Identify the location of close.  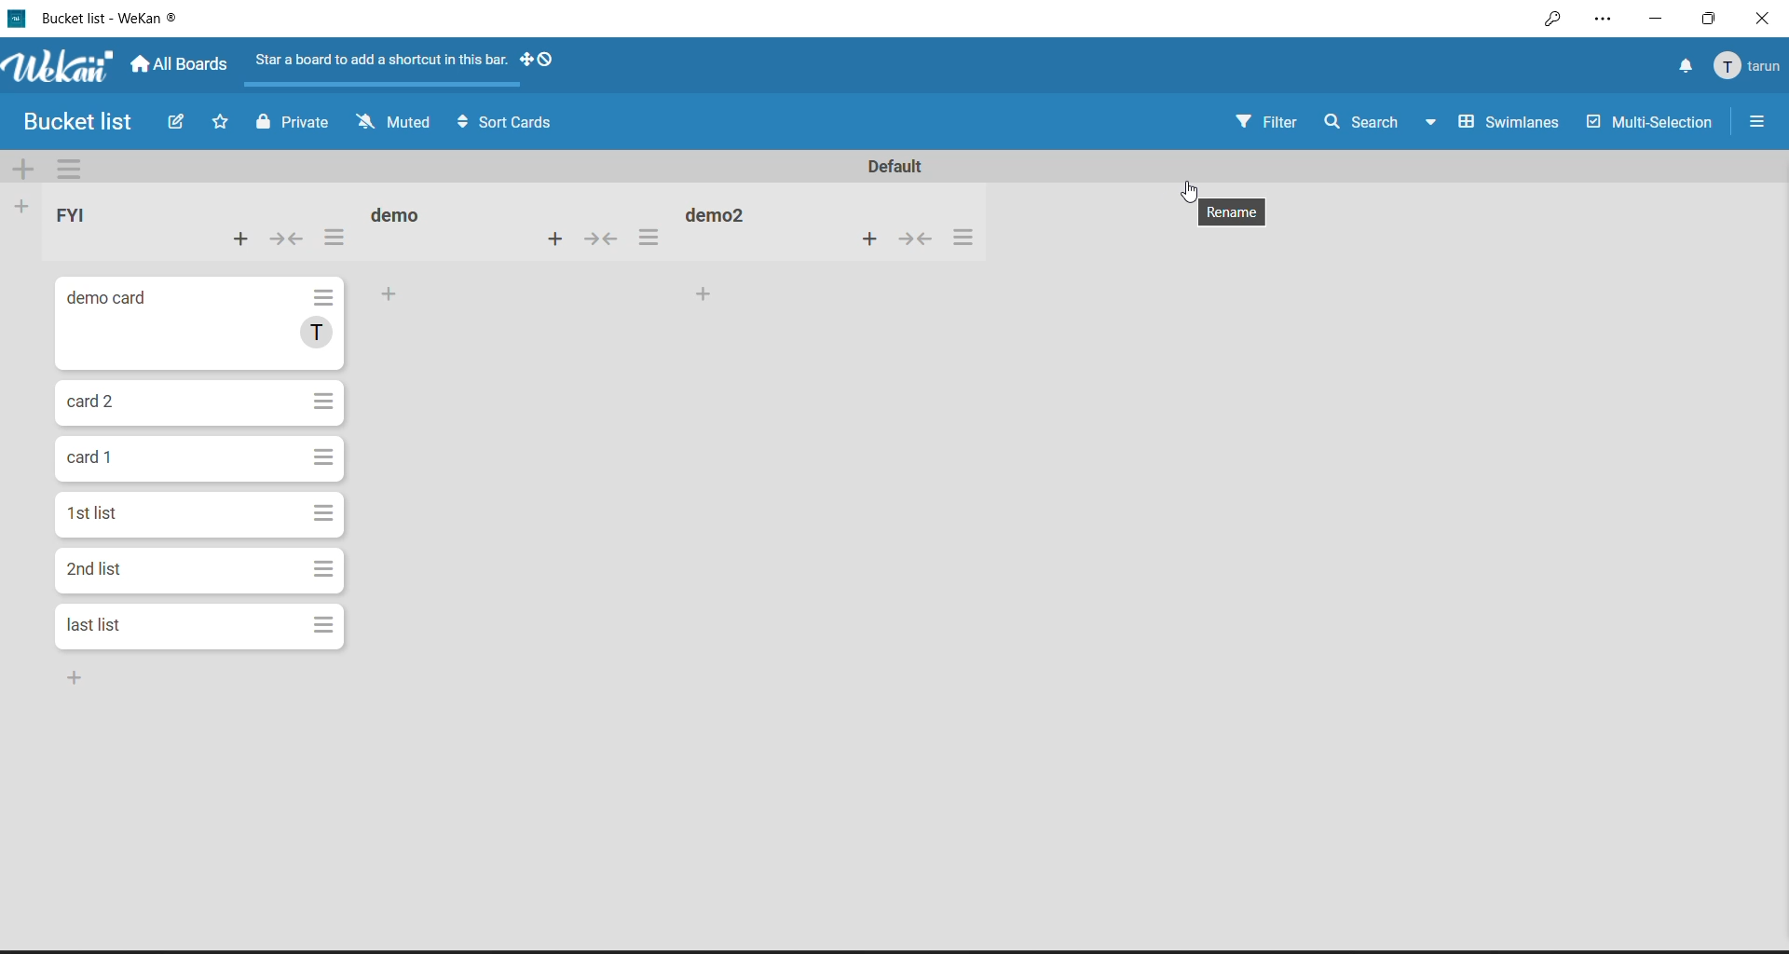
(1765, 17).